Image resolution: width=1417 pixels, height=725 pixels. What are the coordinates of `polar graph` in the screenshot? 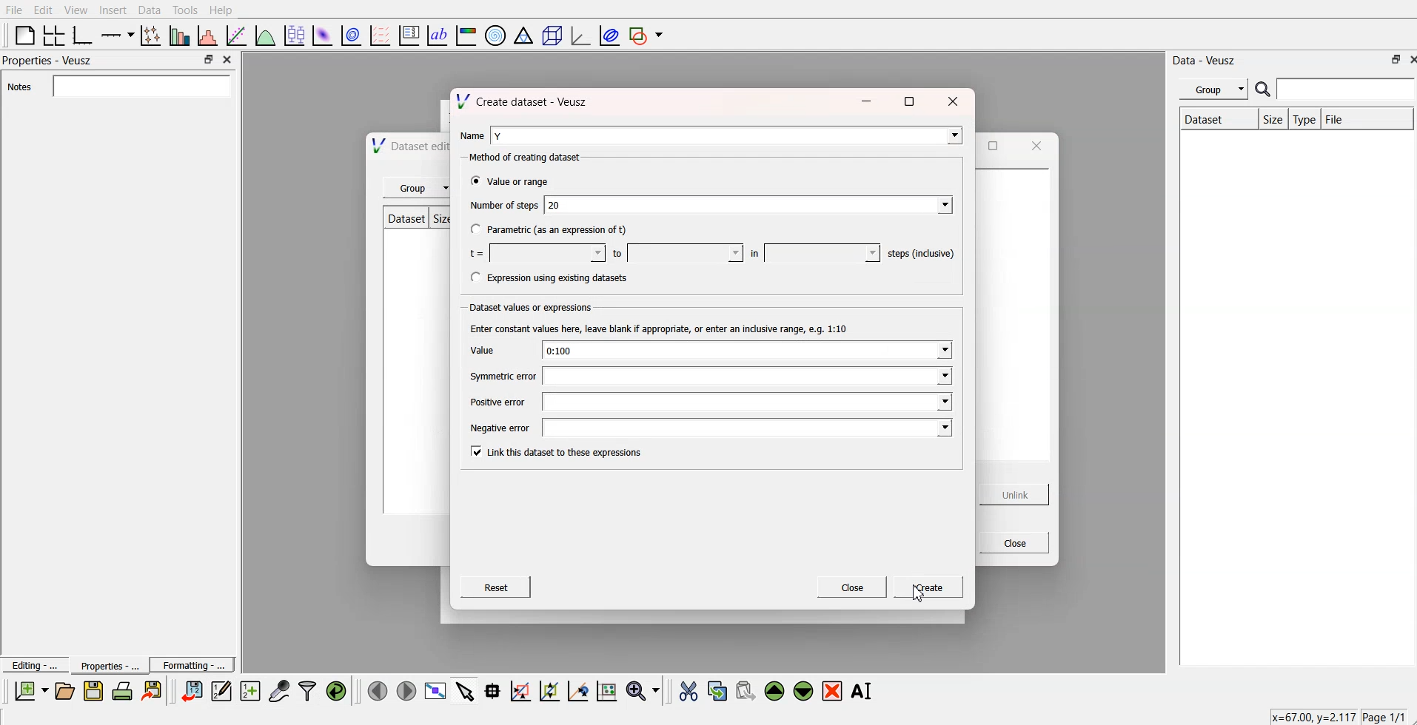 It's located at (497, 34).